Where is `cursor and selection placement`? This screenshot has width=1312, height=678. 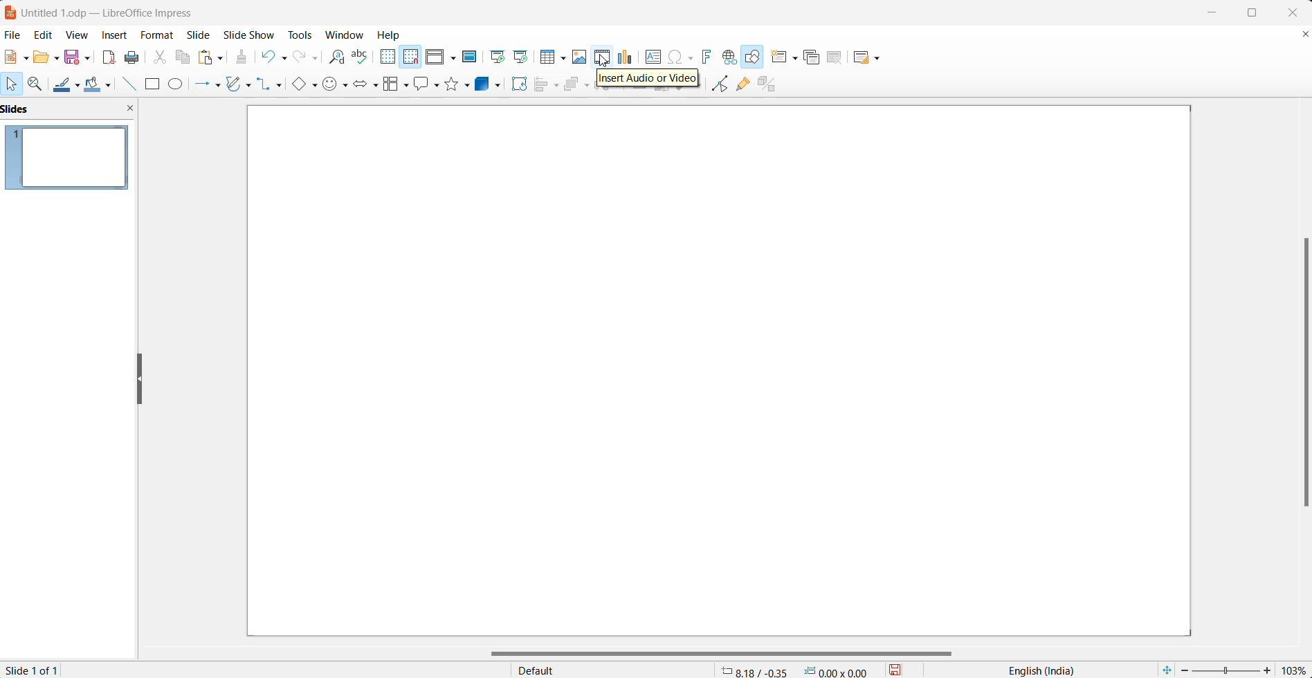 cursor and selection placement is located at coordinates (797, 670).